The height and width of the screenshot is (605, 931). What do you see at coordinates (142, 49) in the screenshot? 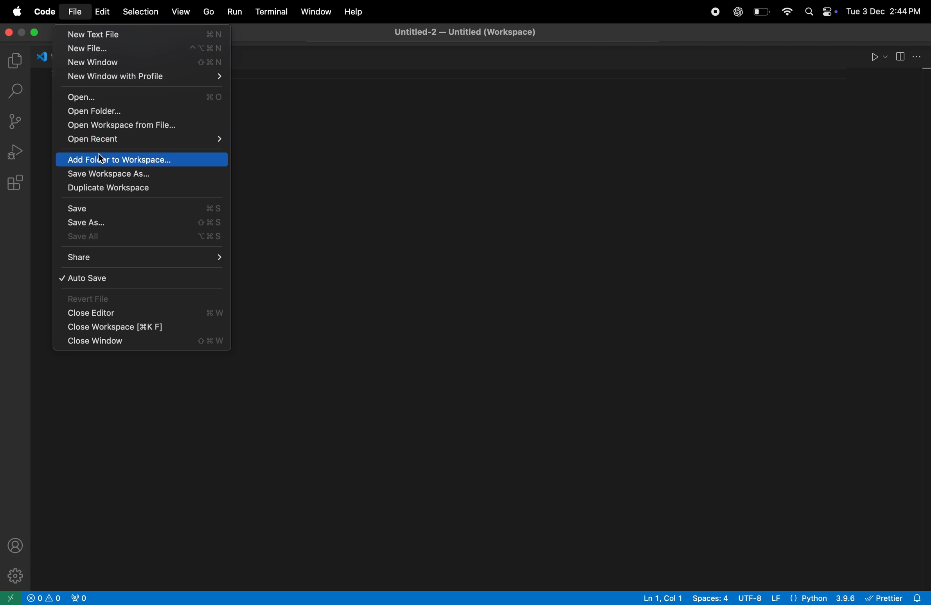
I see `new file` at bounding box center [142, 49].